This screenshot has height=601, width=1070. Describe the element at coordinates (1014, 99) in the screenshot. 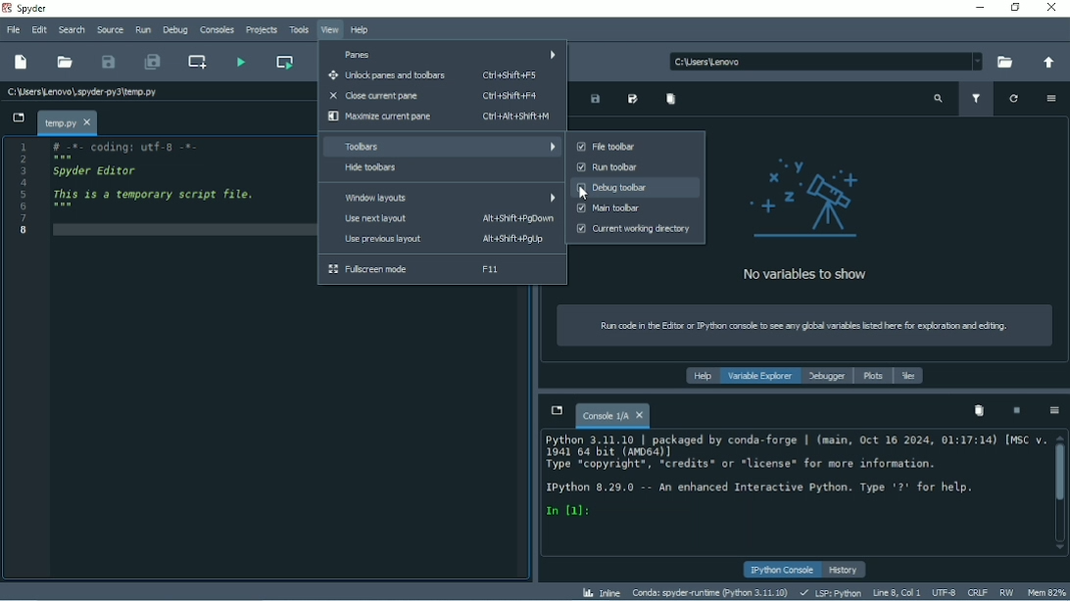

I see `Refresh variables` at that location.